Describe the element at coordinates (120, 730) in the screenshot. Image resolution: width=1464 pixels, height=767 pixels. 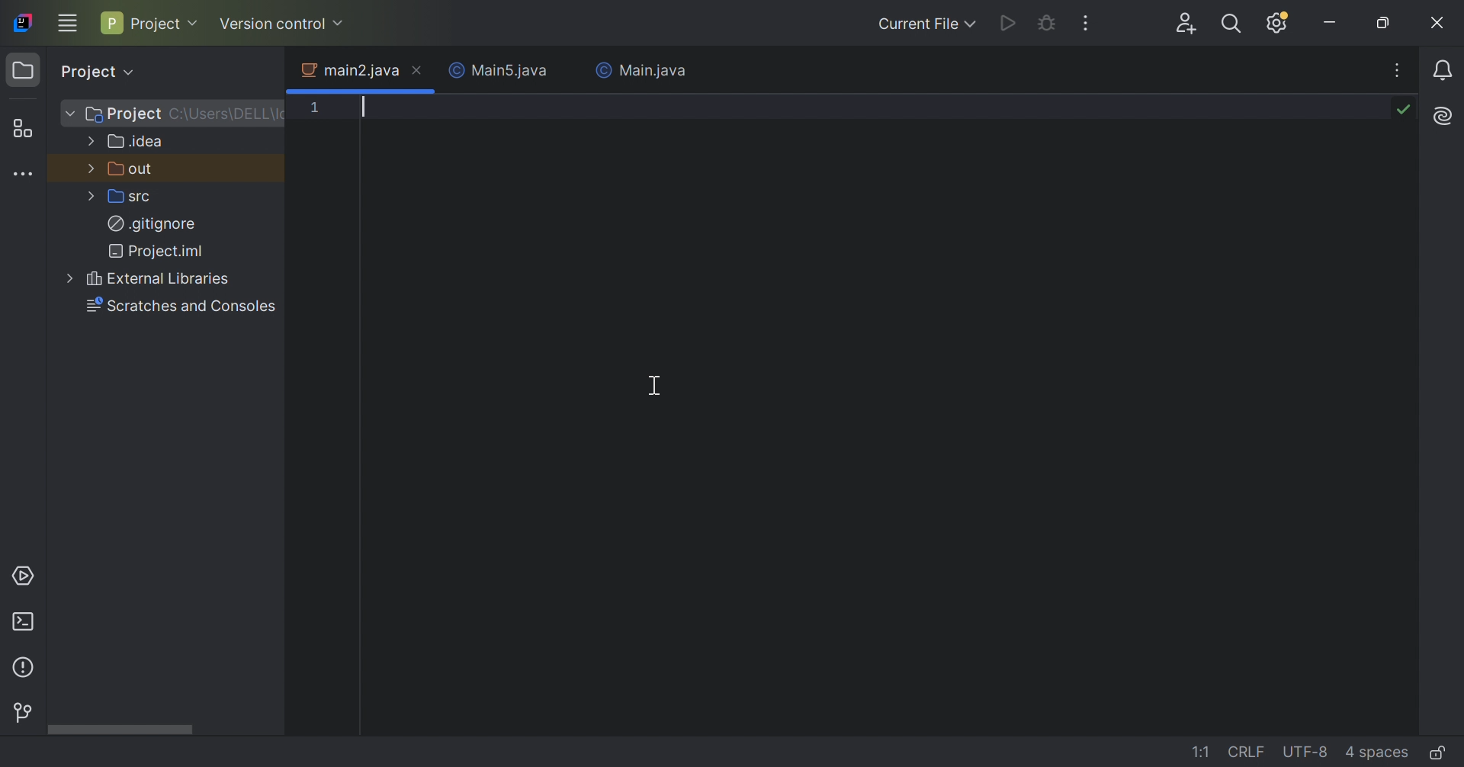
I see `Scroll bar` at that location.